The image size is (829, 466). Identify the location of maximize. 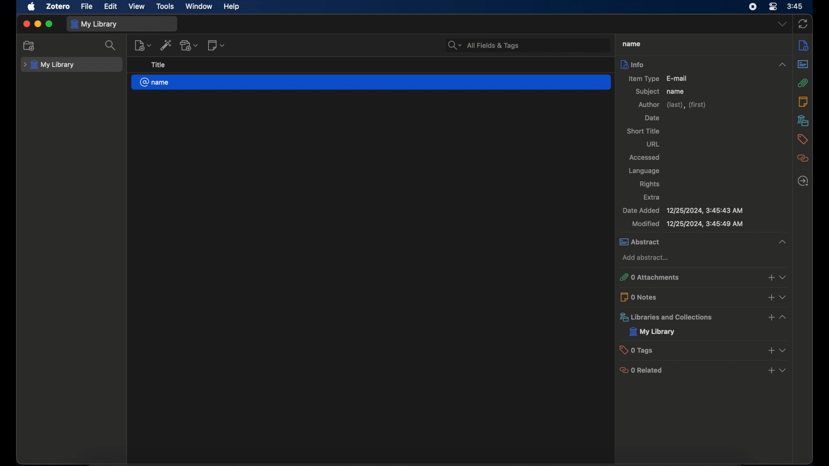
(50, 24).